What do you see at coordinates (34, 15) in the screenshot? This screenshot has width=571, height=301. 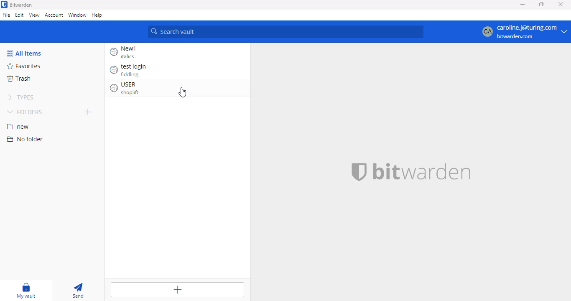 I see `view` at bounding box center [34, 15].